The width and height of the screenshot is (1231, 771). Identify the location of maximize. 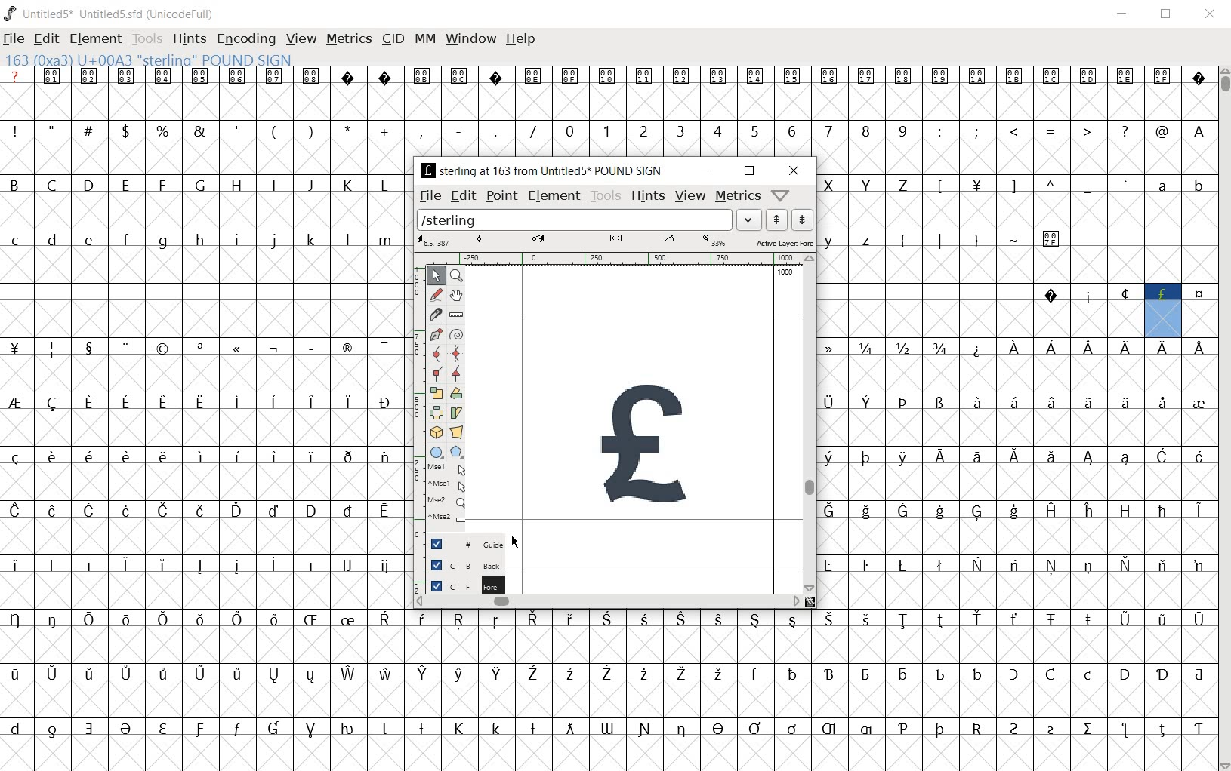
(1165, 15).